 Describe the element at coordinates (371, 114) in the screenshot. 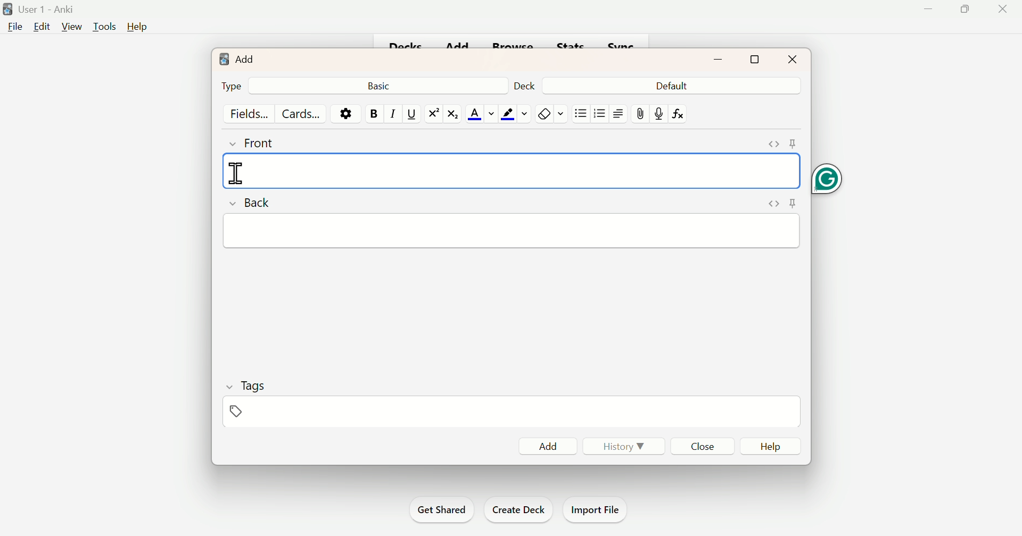

I see `Bold` at that location.